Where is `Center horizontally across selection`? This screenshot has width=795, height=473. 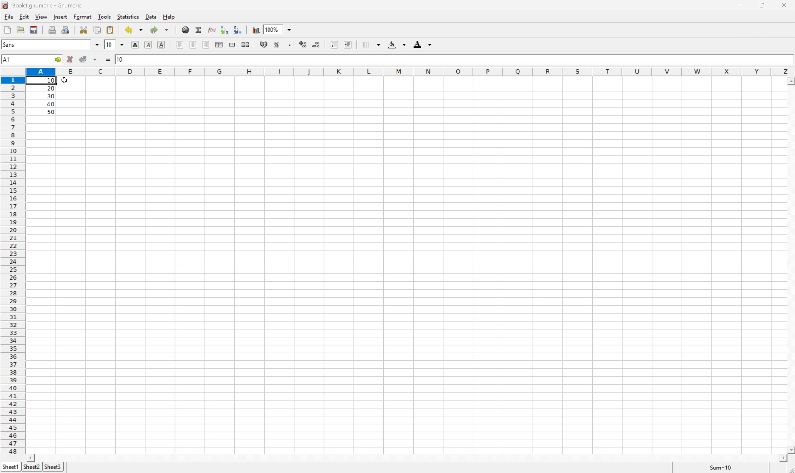 Center horizontally across selection is located at coordinates (219, 45).